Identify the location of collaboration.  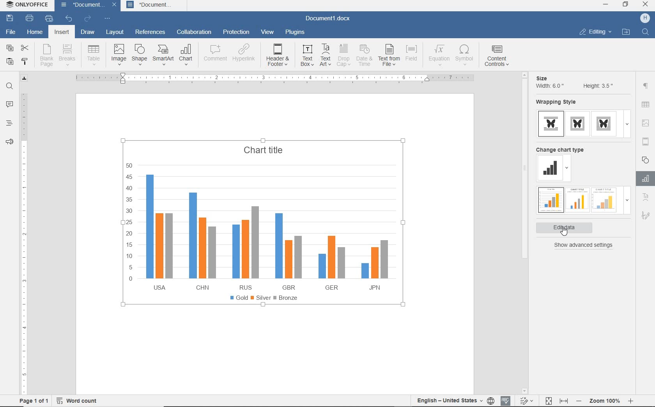
(194, 32).